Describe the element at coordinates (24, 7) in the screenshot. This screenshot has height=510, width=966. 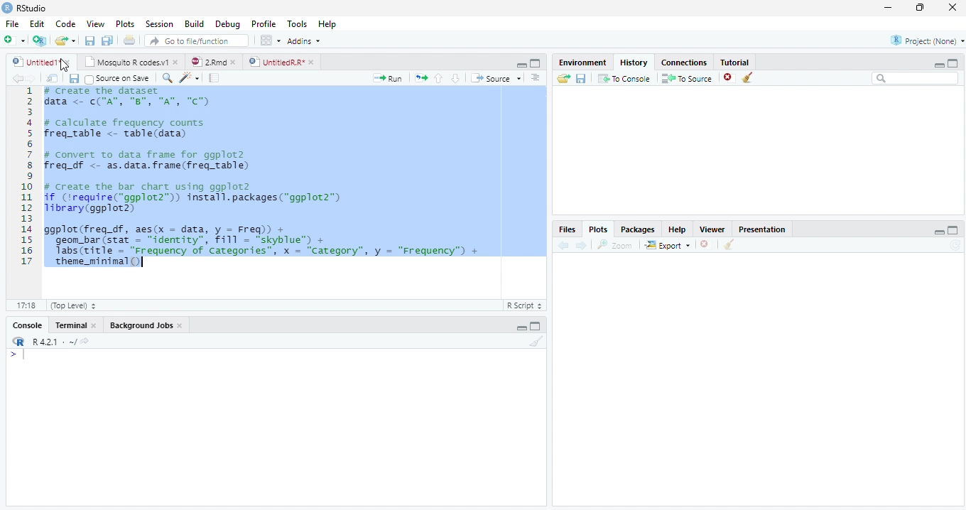
I see `Rstudio` at that location.